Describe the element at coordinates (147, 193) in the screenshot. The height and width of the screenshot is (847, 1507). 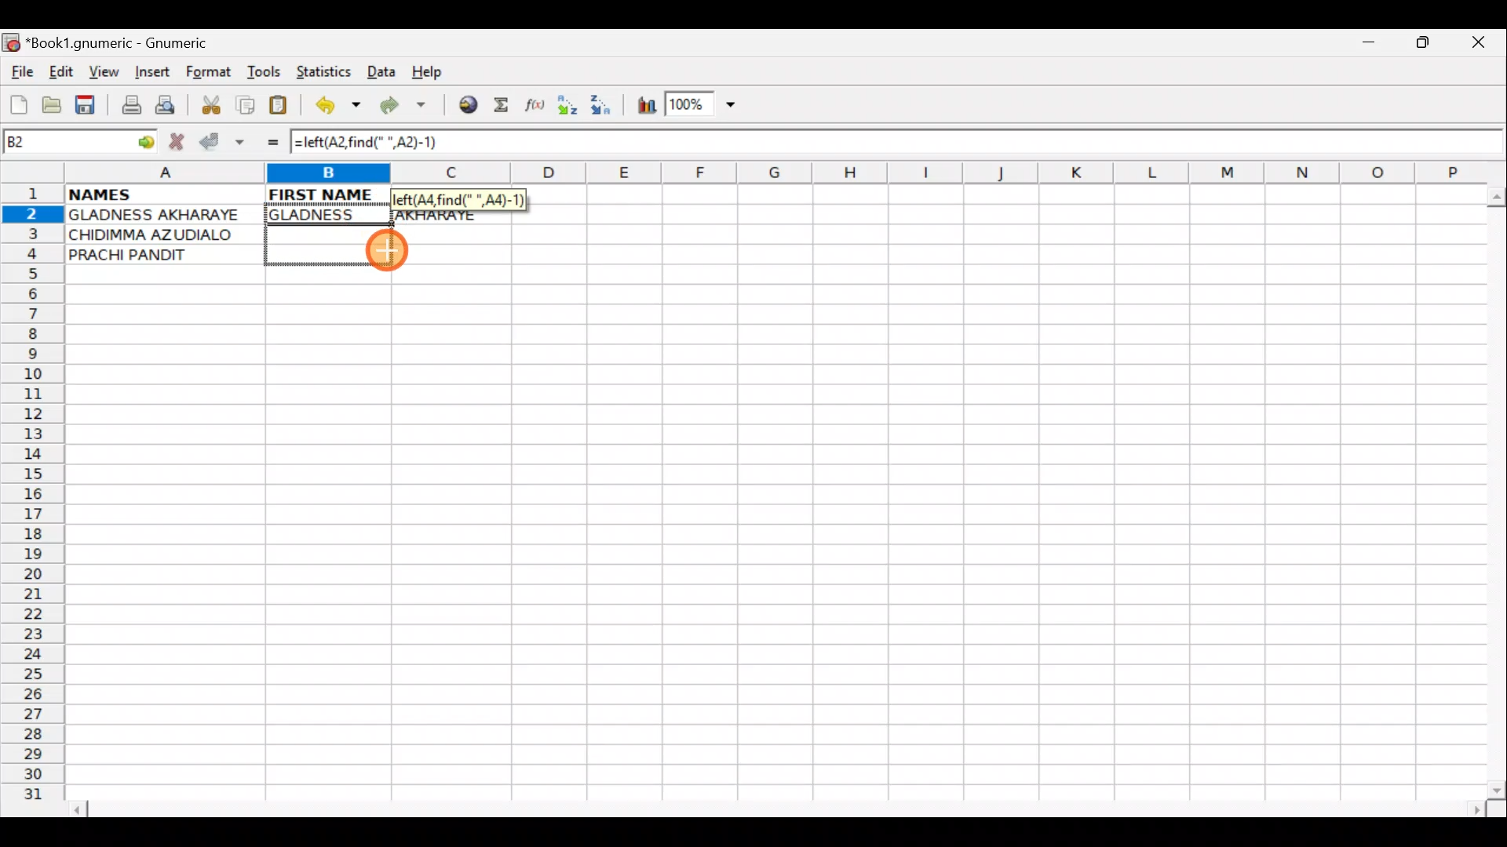
I see `NAMES` at that location.